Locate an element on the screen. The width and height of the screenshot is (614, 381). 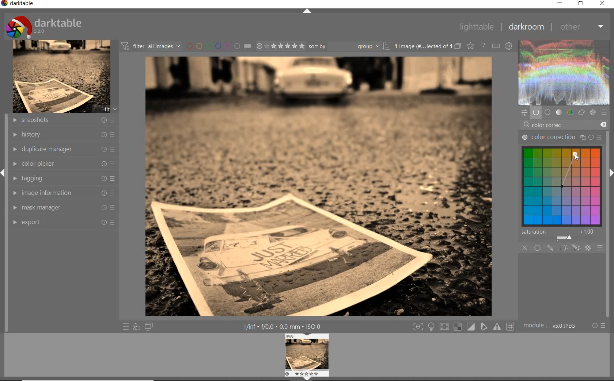
toggle modes is located at coordinates (464, 326).